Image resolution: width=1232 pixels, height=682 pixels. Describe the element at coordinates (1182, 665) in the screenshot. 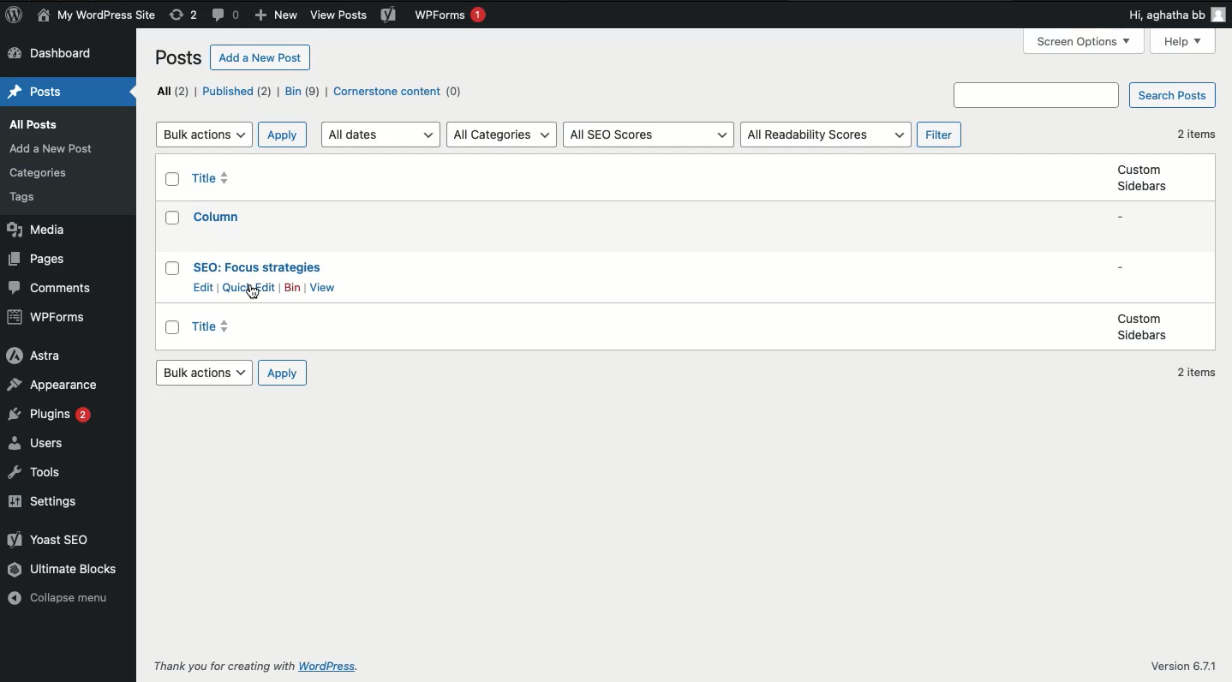

I see `Version 6.7.1` at that location.